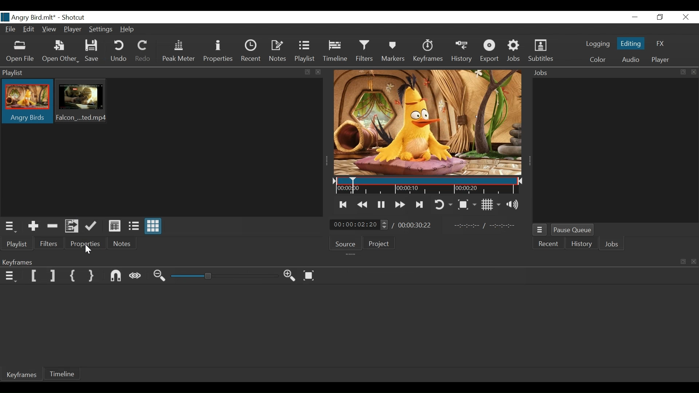 This screenshot has width=699, height=393. I want to click on Notes, so click(121, 243).